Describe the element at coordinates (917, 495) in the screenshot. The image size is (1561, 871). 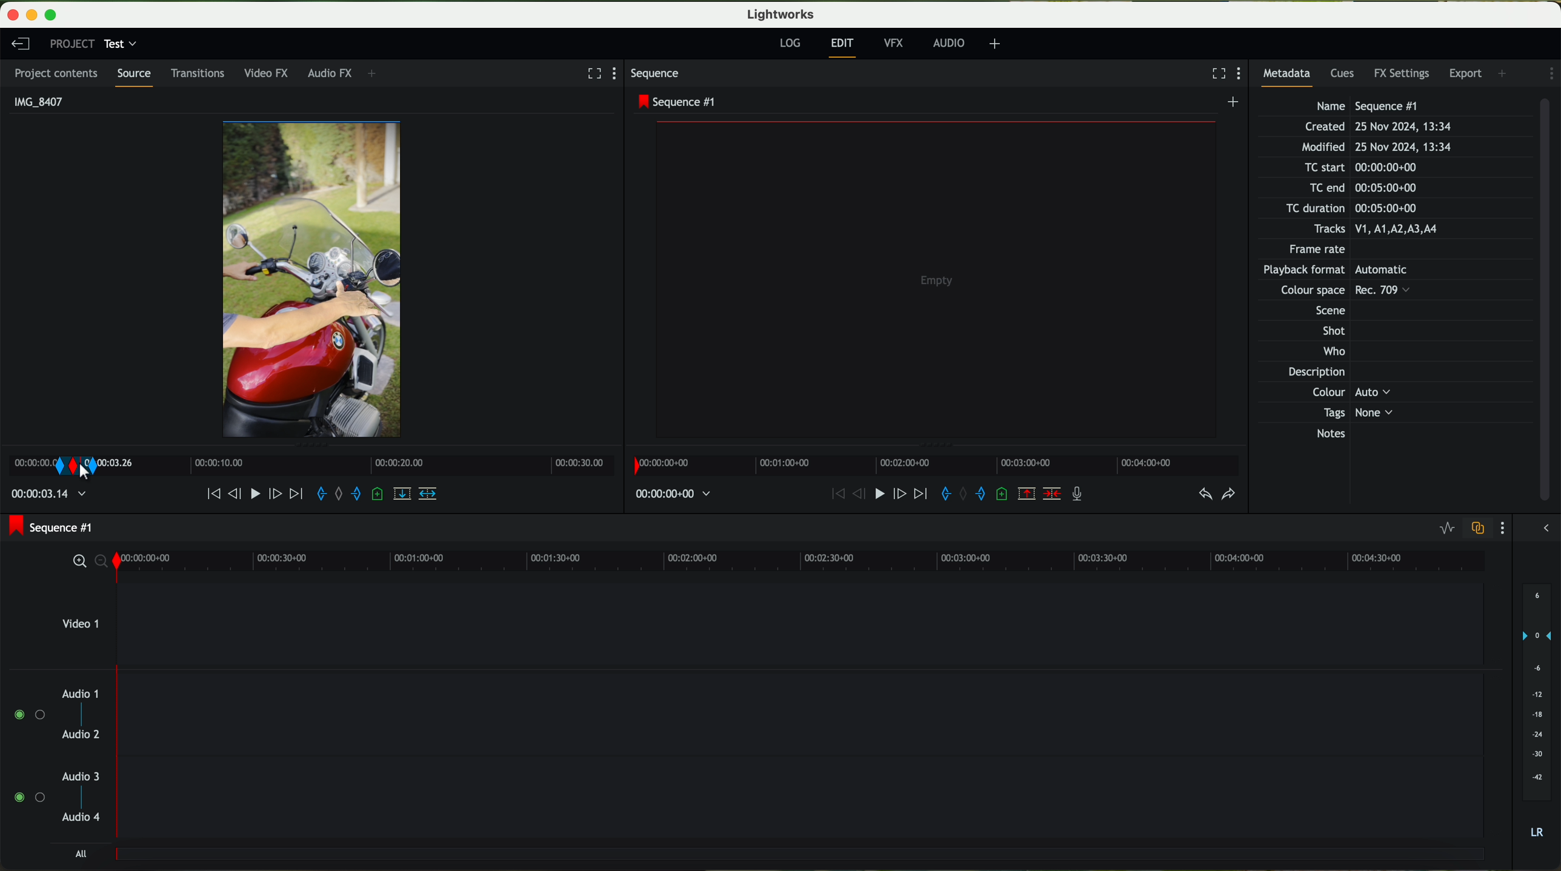
I see `move foward` at that location.